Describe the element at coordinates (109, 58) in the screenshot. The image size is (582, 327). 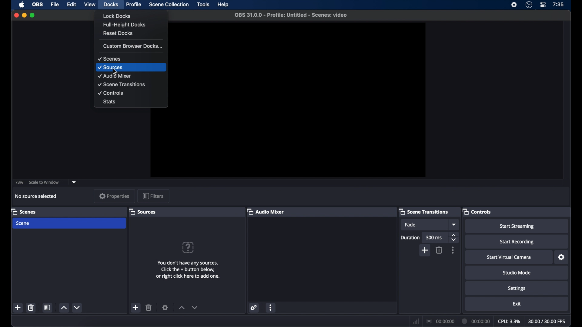
I see `scenes` at that location.